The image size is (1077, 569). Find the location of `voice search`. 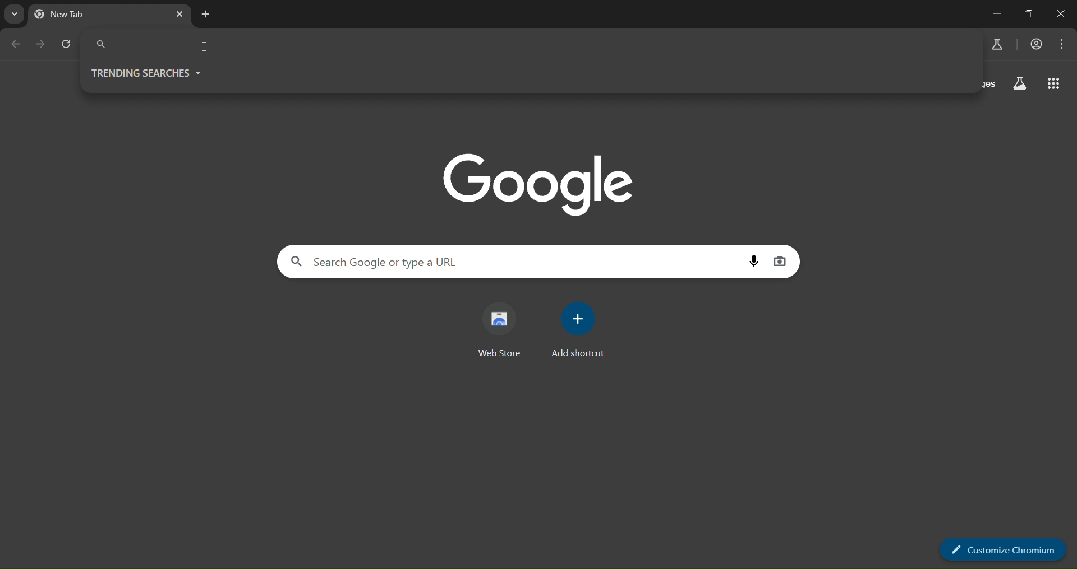

voice search is located at coordinates (752, 262).